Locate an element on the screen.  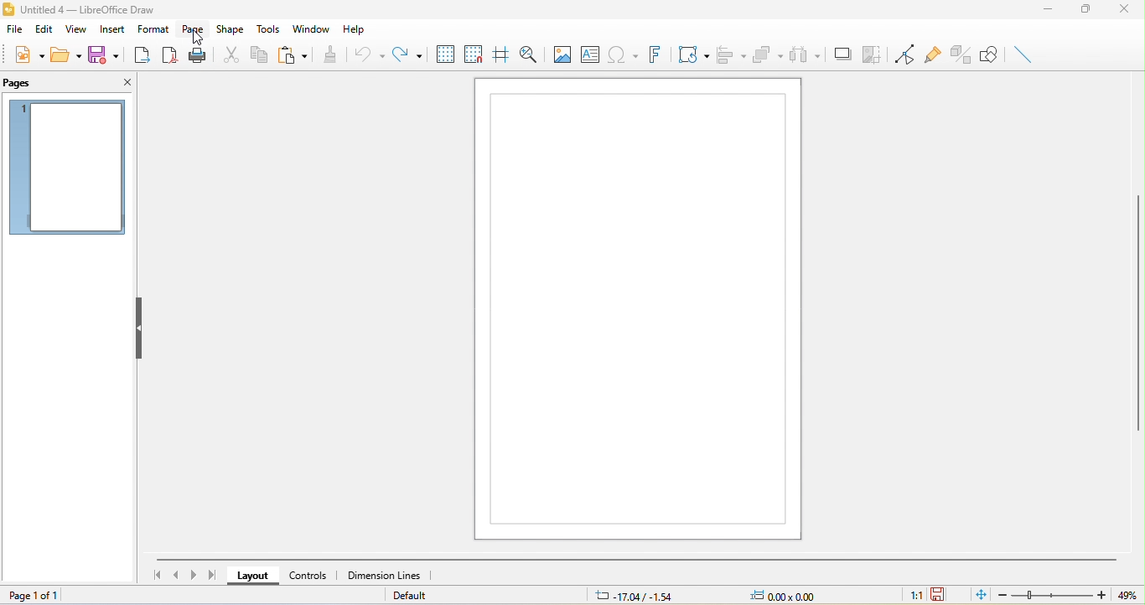
last page is located at coordinates (215, 578).